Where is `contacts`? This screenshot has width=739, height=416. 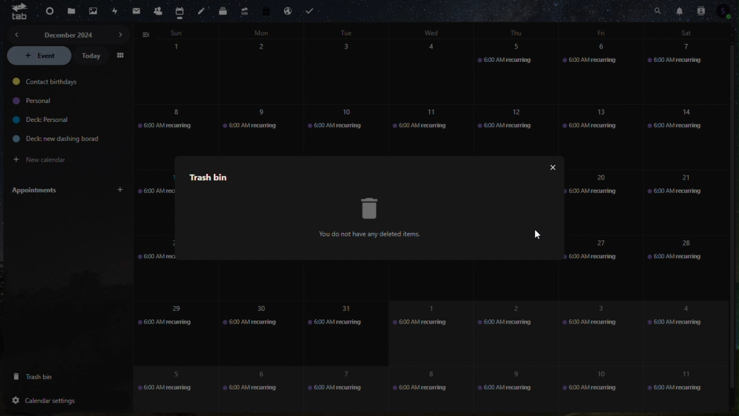
contacts is located at coordinates (703, 10).